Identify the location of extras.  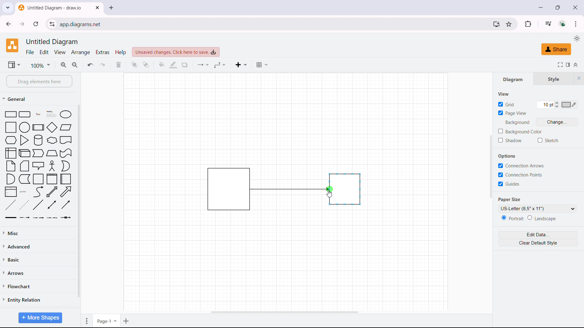
(103, 52).